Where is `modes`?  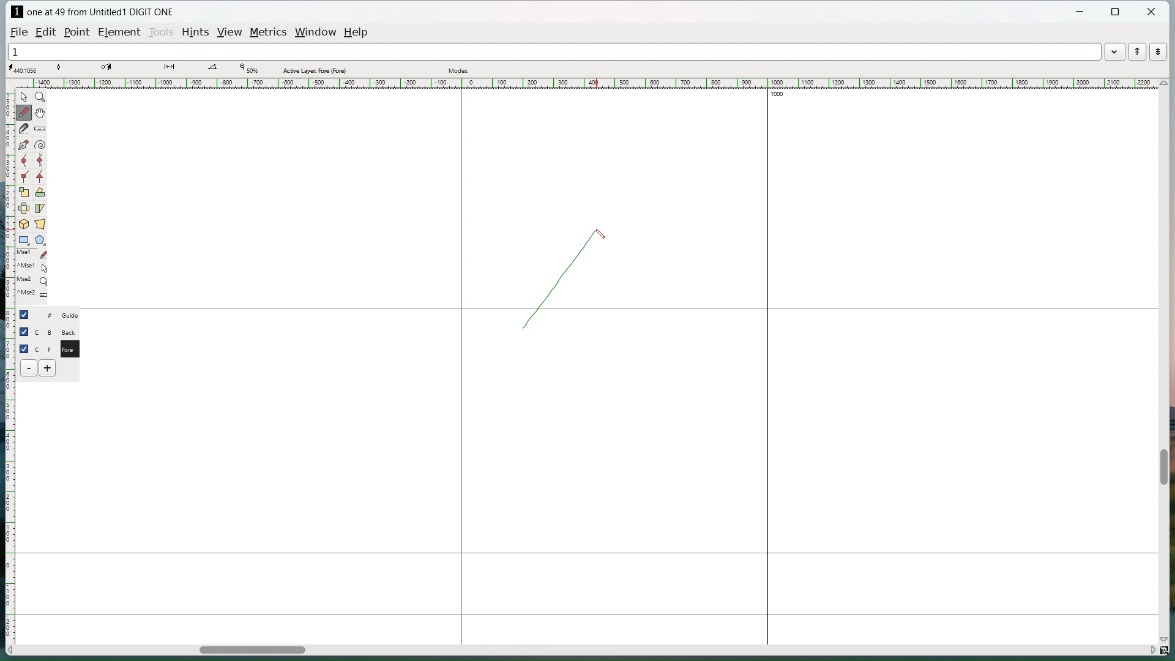
modes is located at coordinates (460, 70).